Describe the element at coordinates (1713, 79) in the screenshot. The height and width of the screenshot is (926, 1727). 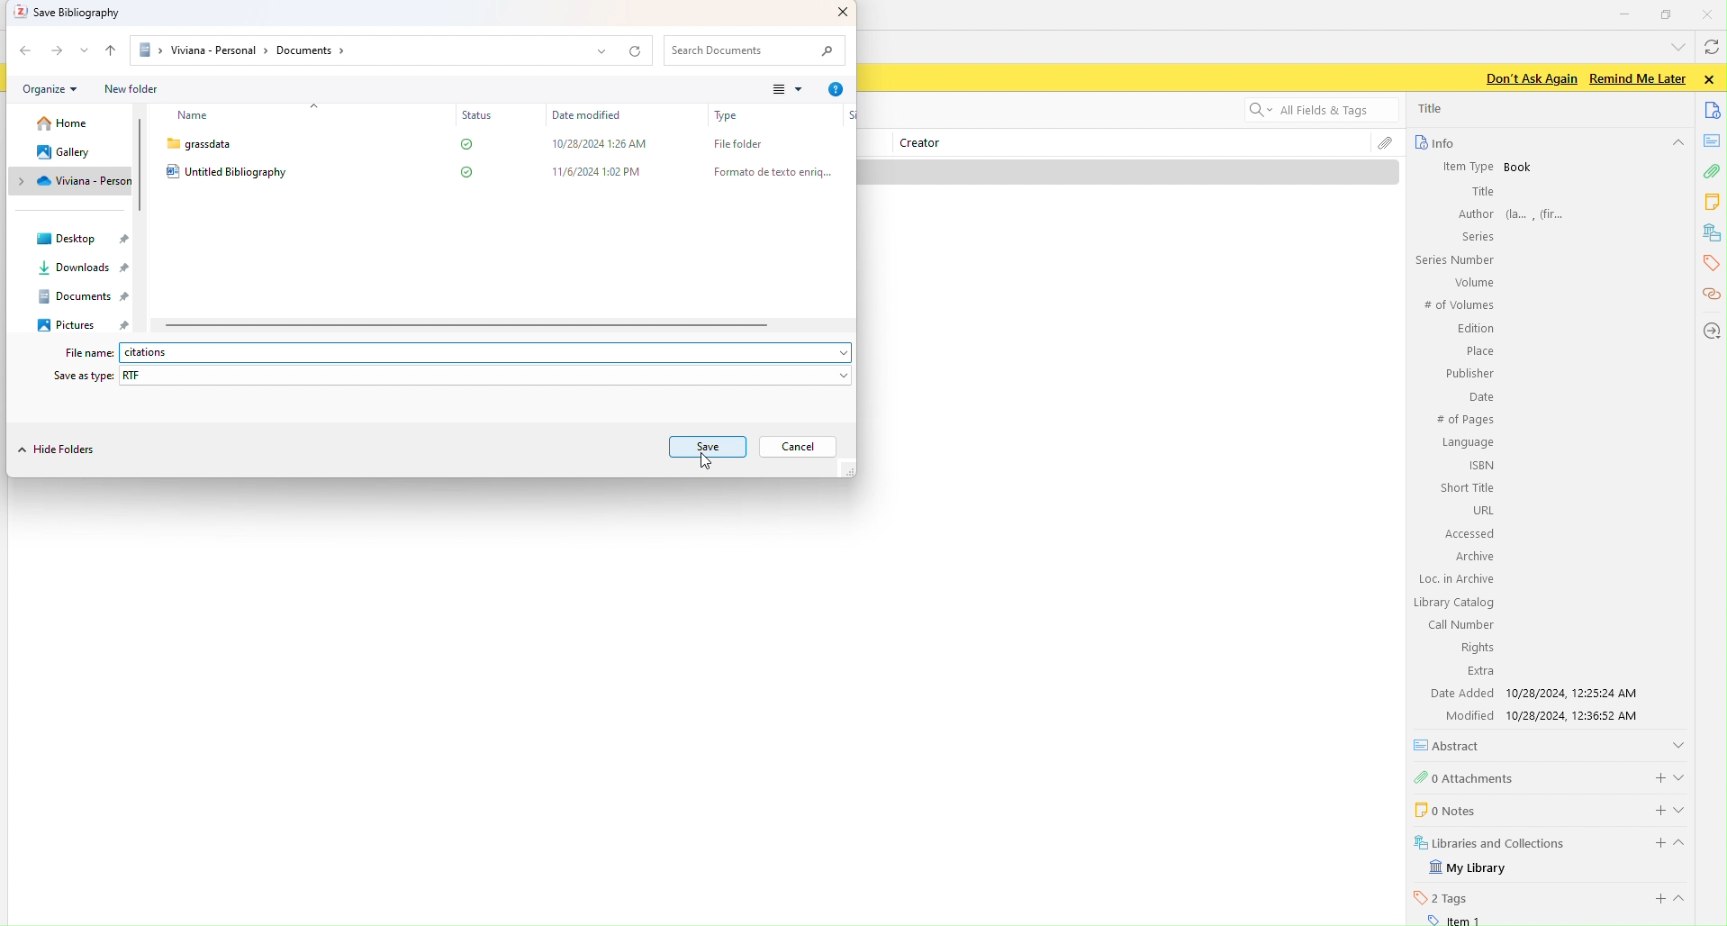
I see `close` at that location.